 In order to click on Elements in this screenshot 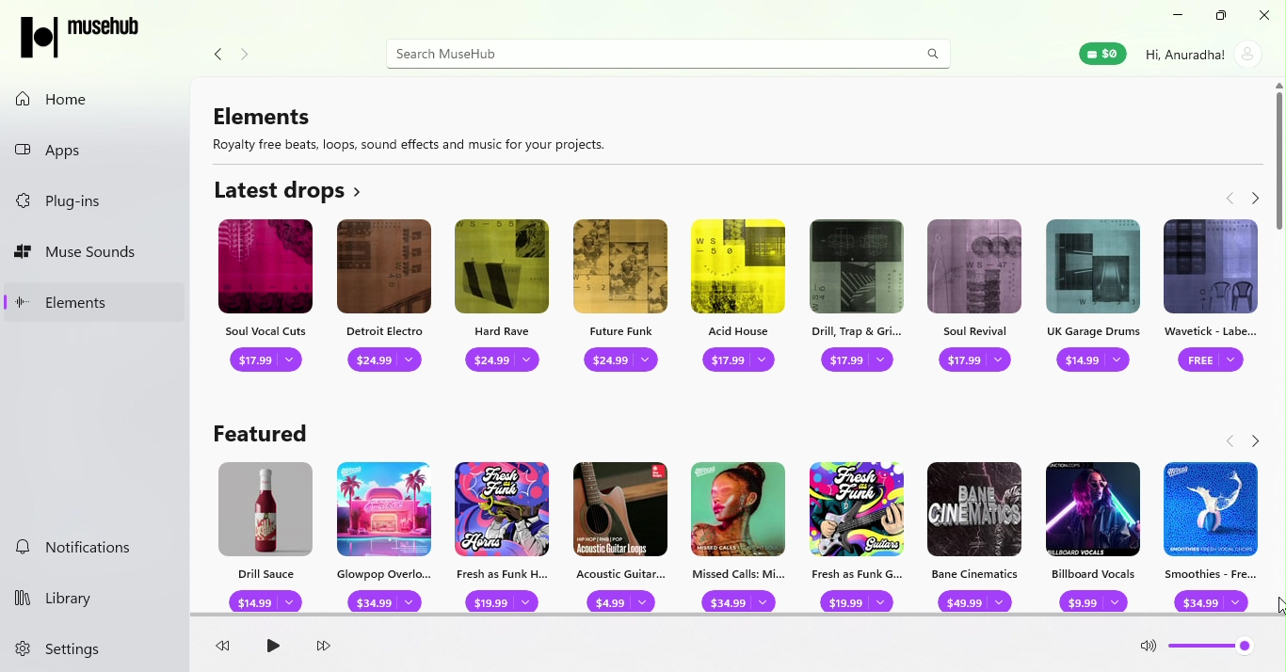, I will do `click(96, 301)`.